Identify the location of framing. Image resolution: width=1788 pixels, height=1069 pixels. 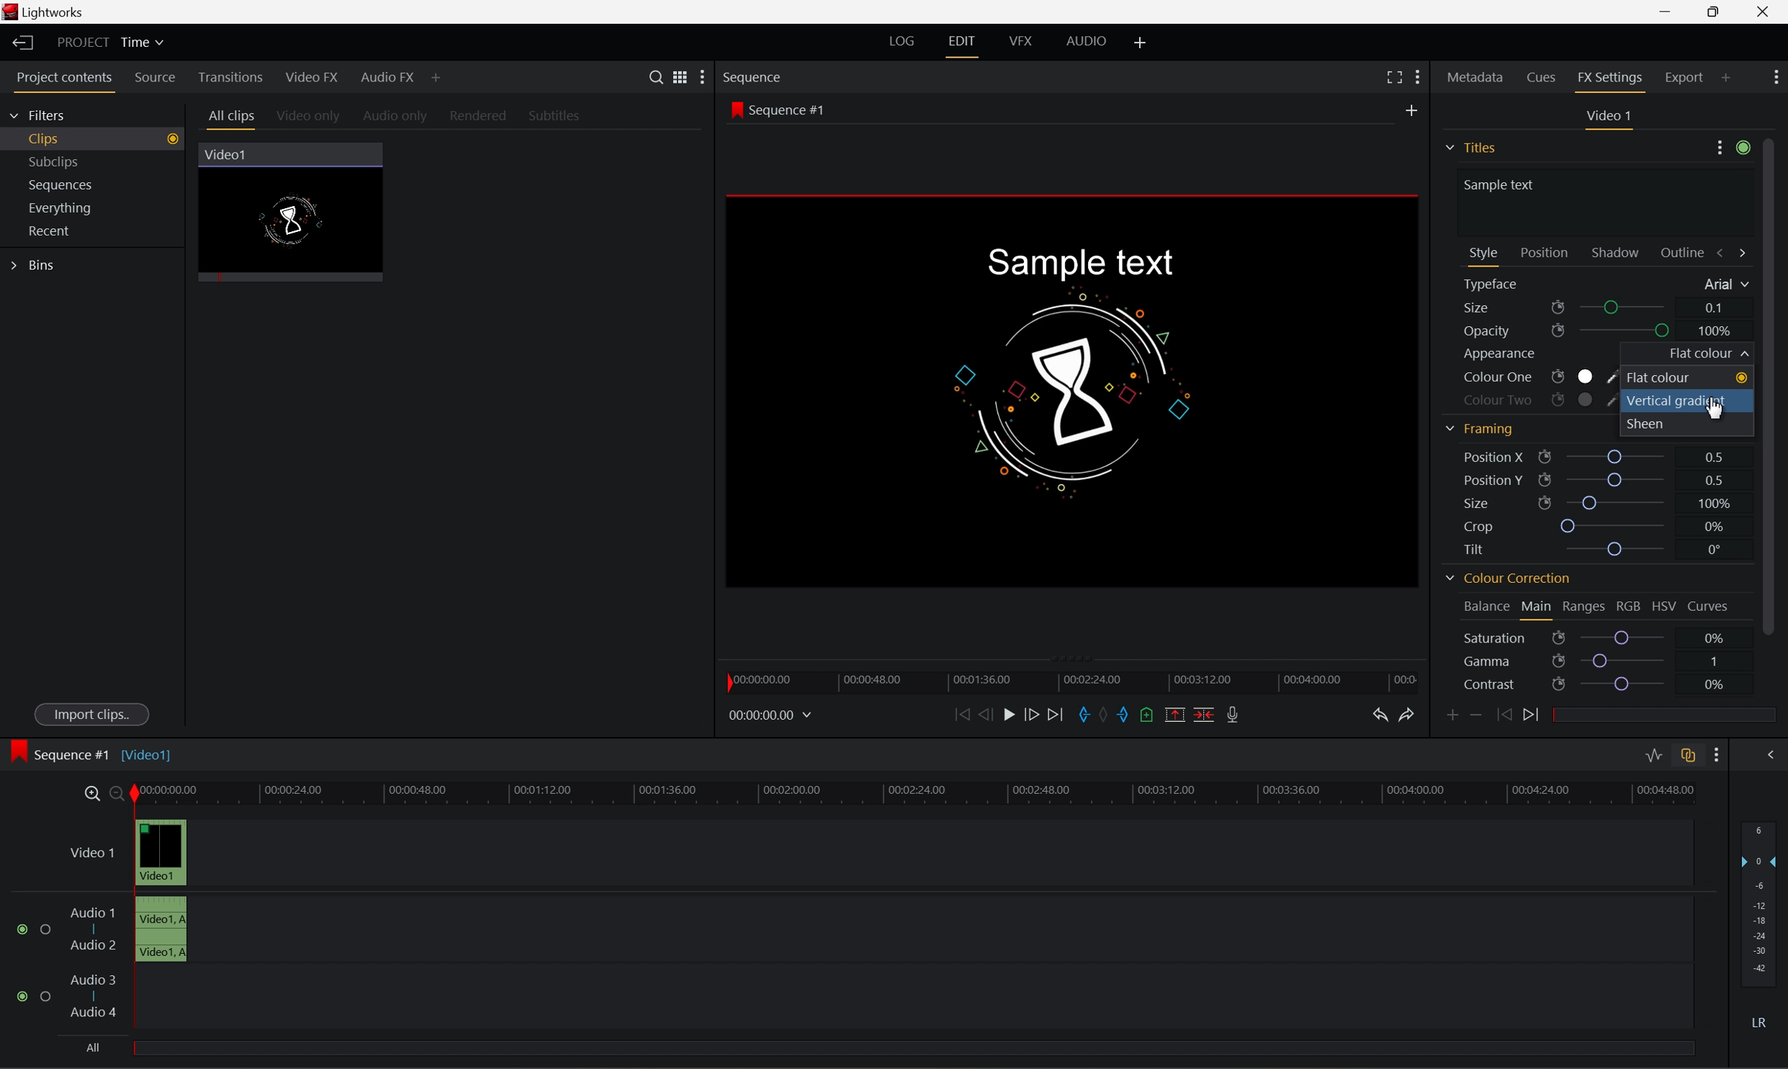
(1478, 429).